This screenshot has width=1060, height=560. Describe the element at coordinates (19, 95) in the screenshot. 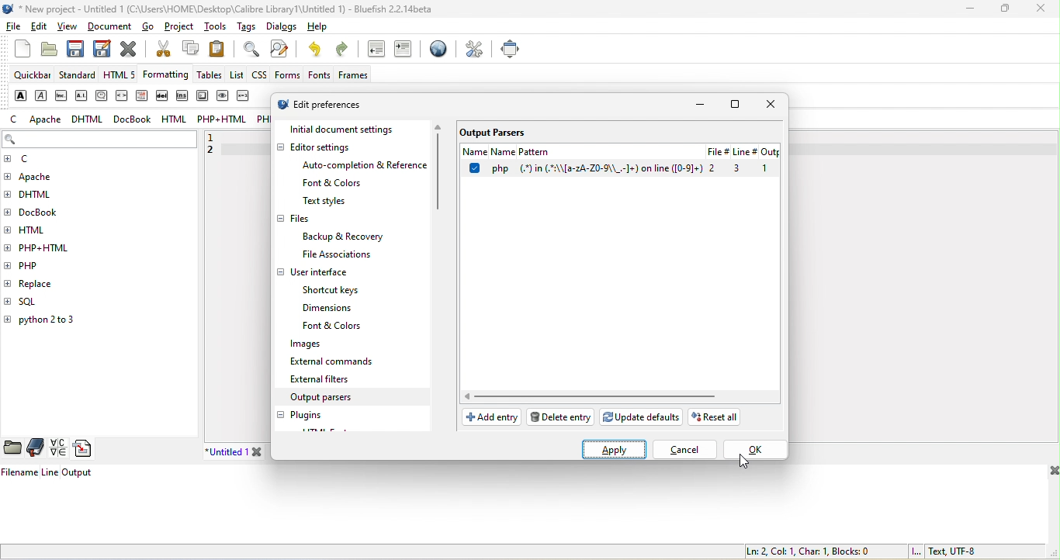

I see `strong` at that location.